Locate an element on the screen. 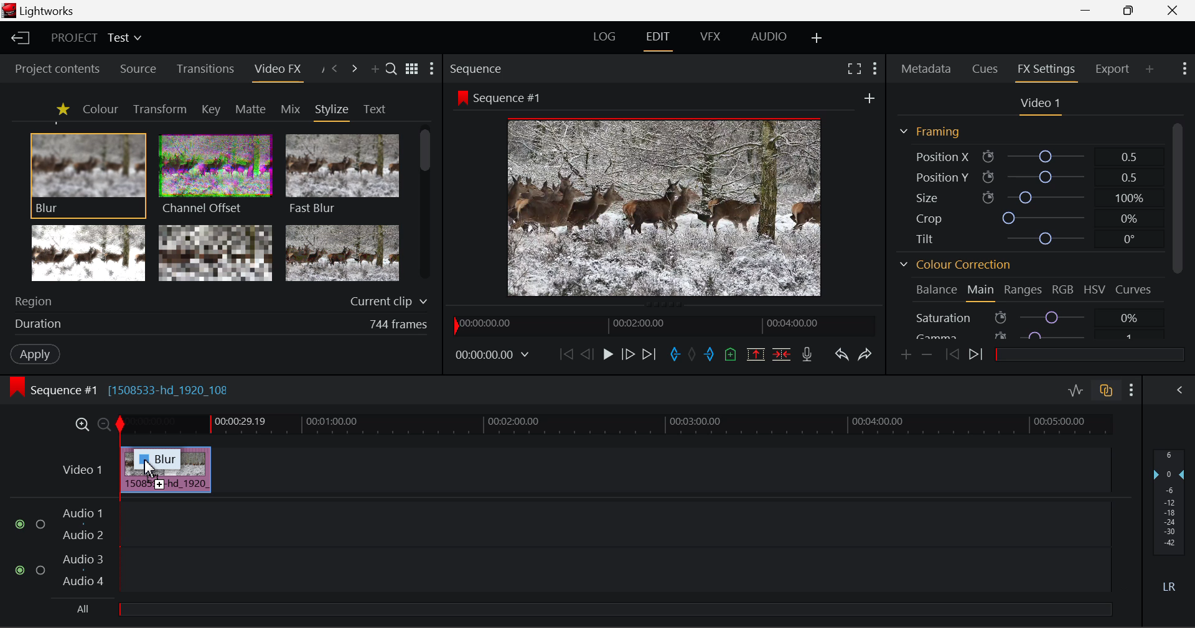 This screenshot has height=628, width=1195. Full Screen is located at coordinates (854, 68).